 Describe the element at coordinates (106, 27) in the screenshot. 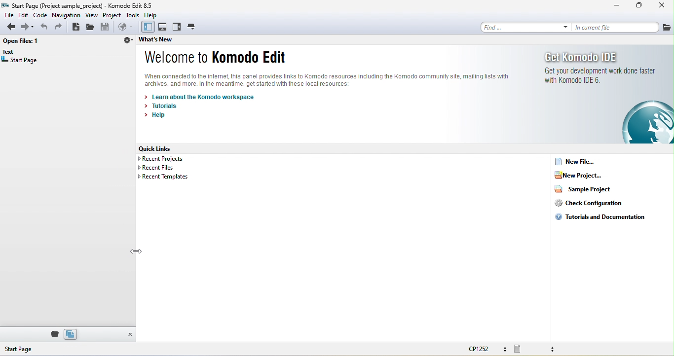

I see `save` at that location.